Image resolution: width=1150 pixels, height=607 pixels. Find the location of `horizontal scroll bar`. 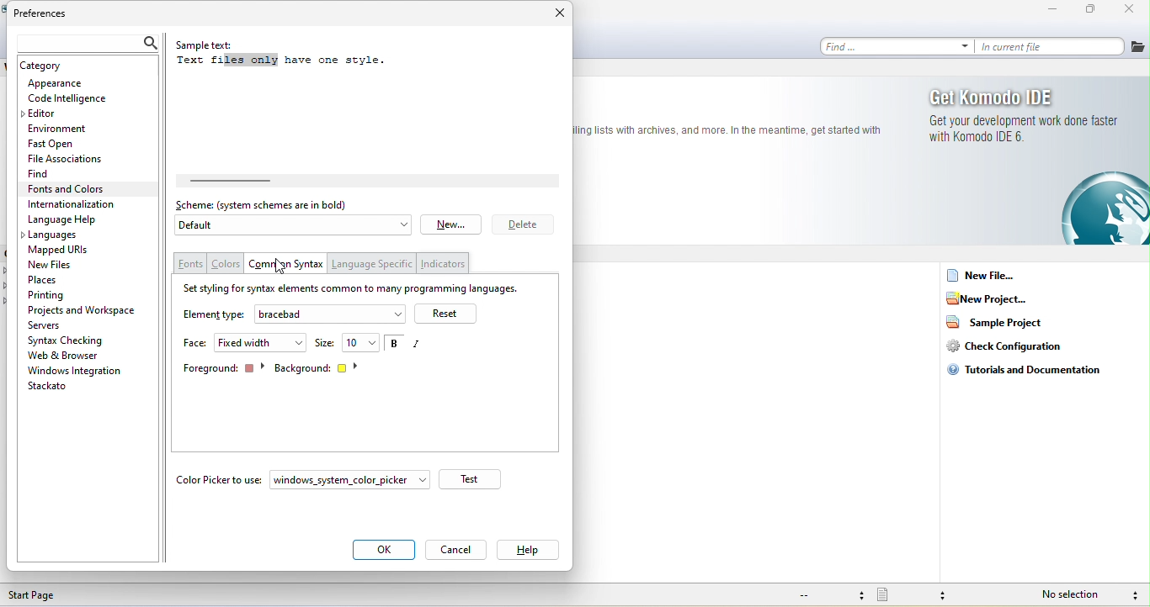

horizontal scroll bar is located at coordinates (254, 181).